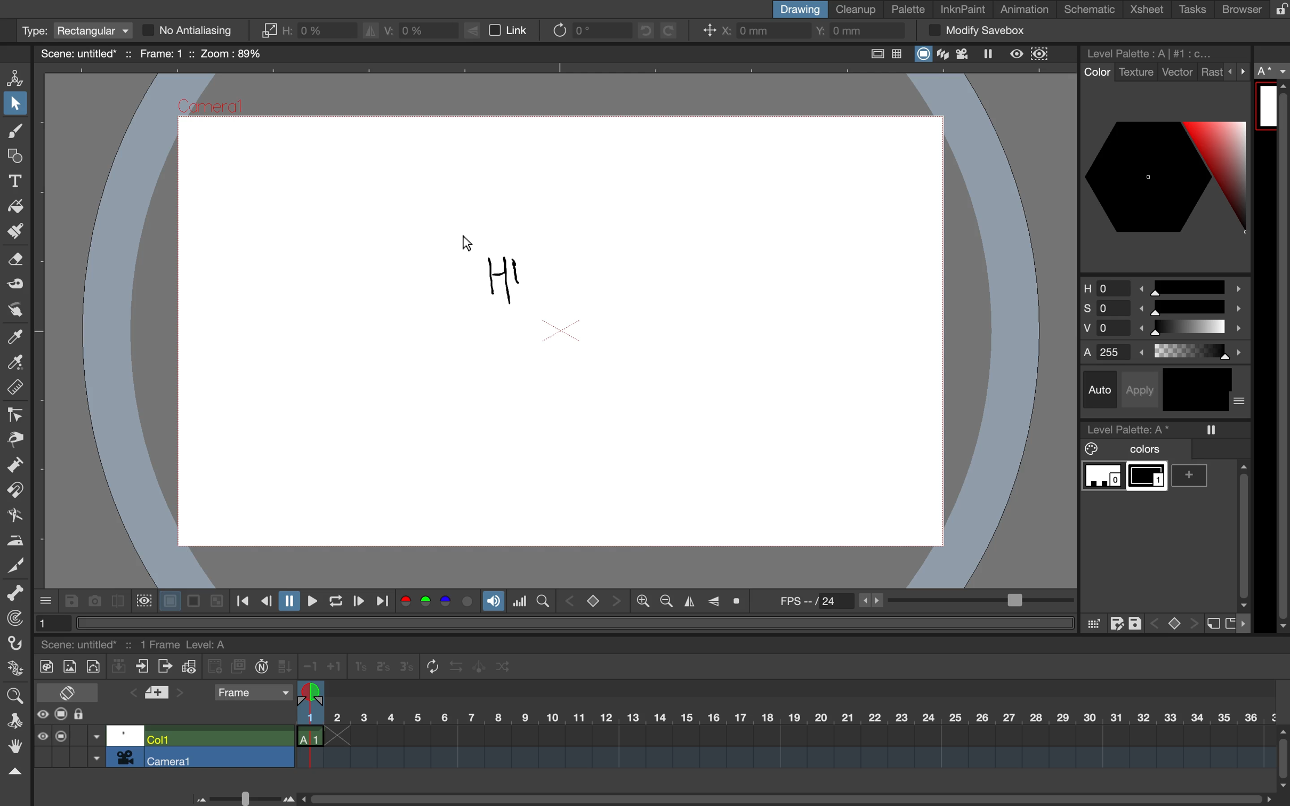 This screenshot has height=806, width=1290. What do you see at coordinates (1135, 72) in the screenshot?
I see `texture` at bounding box center [1135, 72].